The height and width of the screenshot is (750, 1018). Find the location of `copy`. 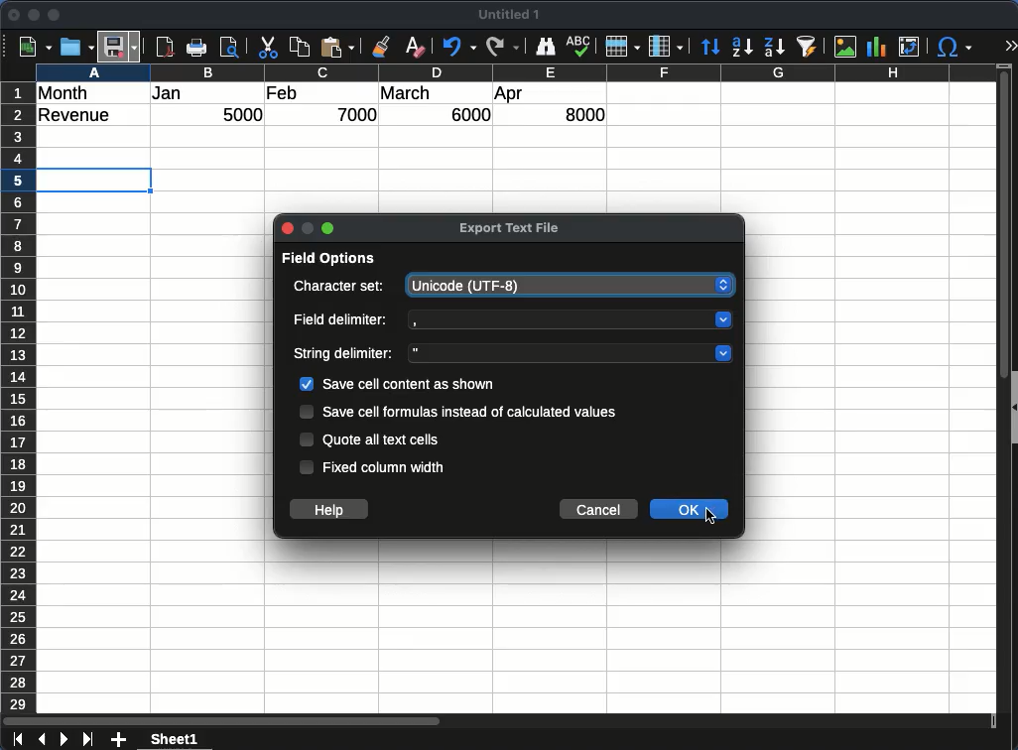

copy is located at coordinates (301, 48).